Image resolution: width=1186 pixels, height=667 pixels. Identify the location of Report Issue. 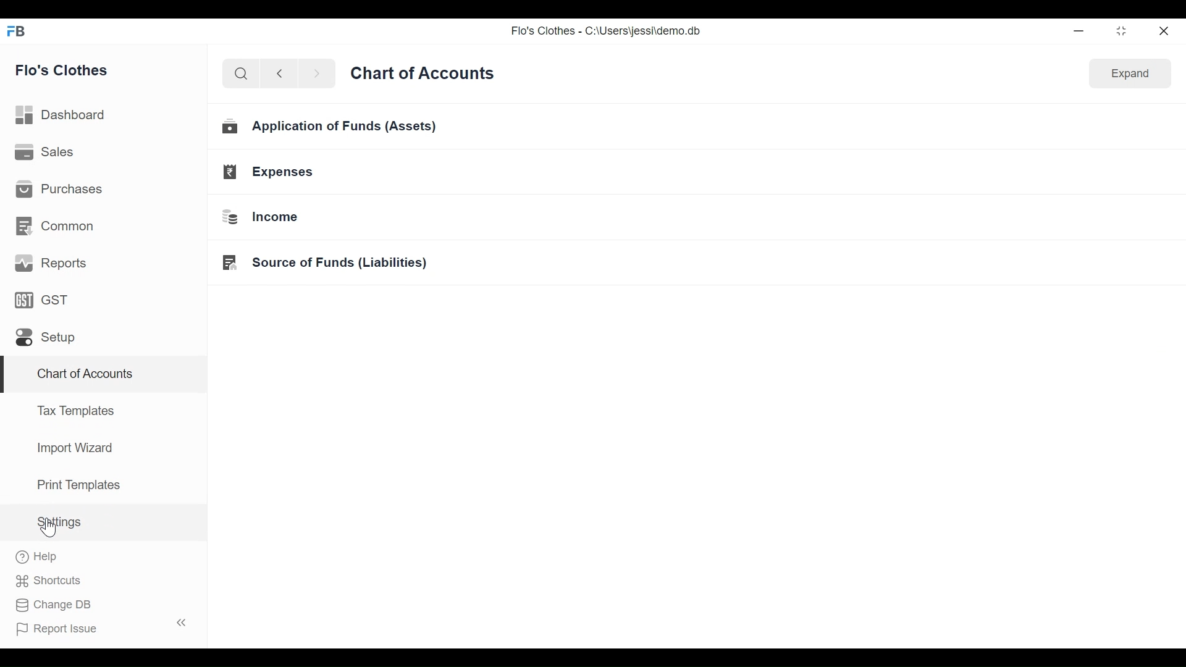
(99, 626).